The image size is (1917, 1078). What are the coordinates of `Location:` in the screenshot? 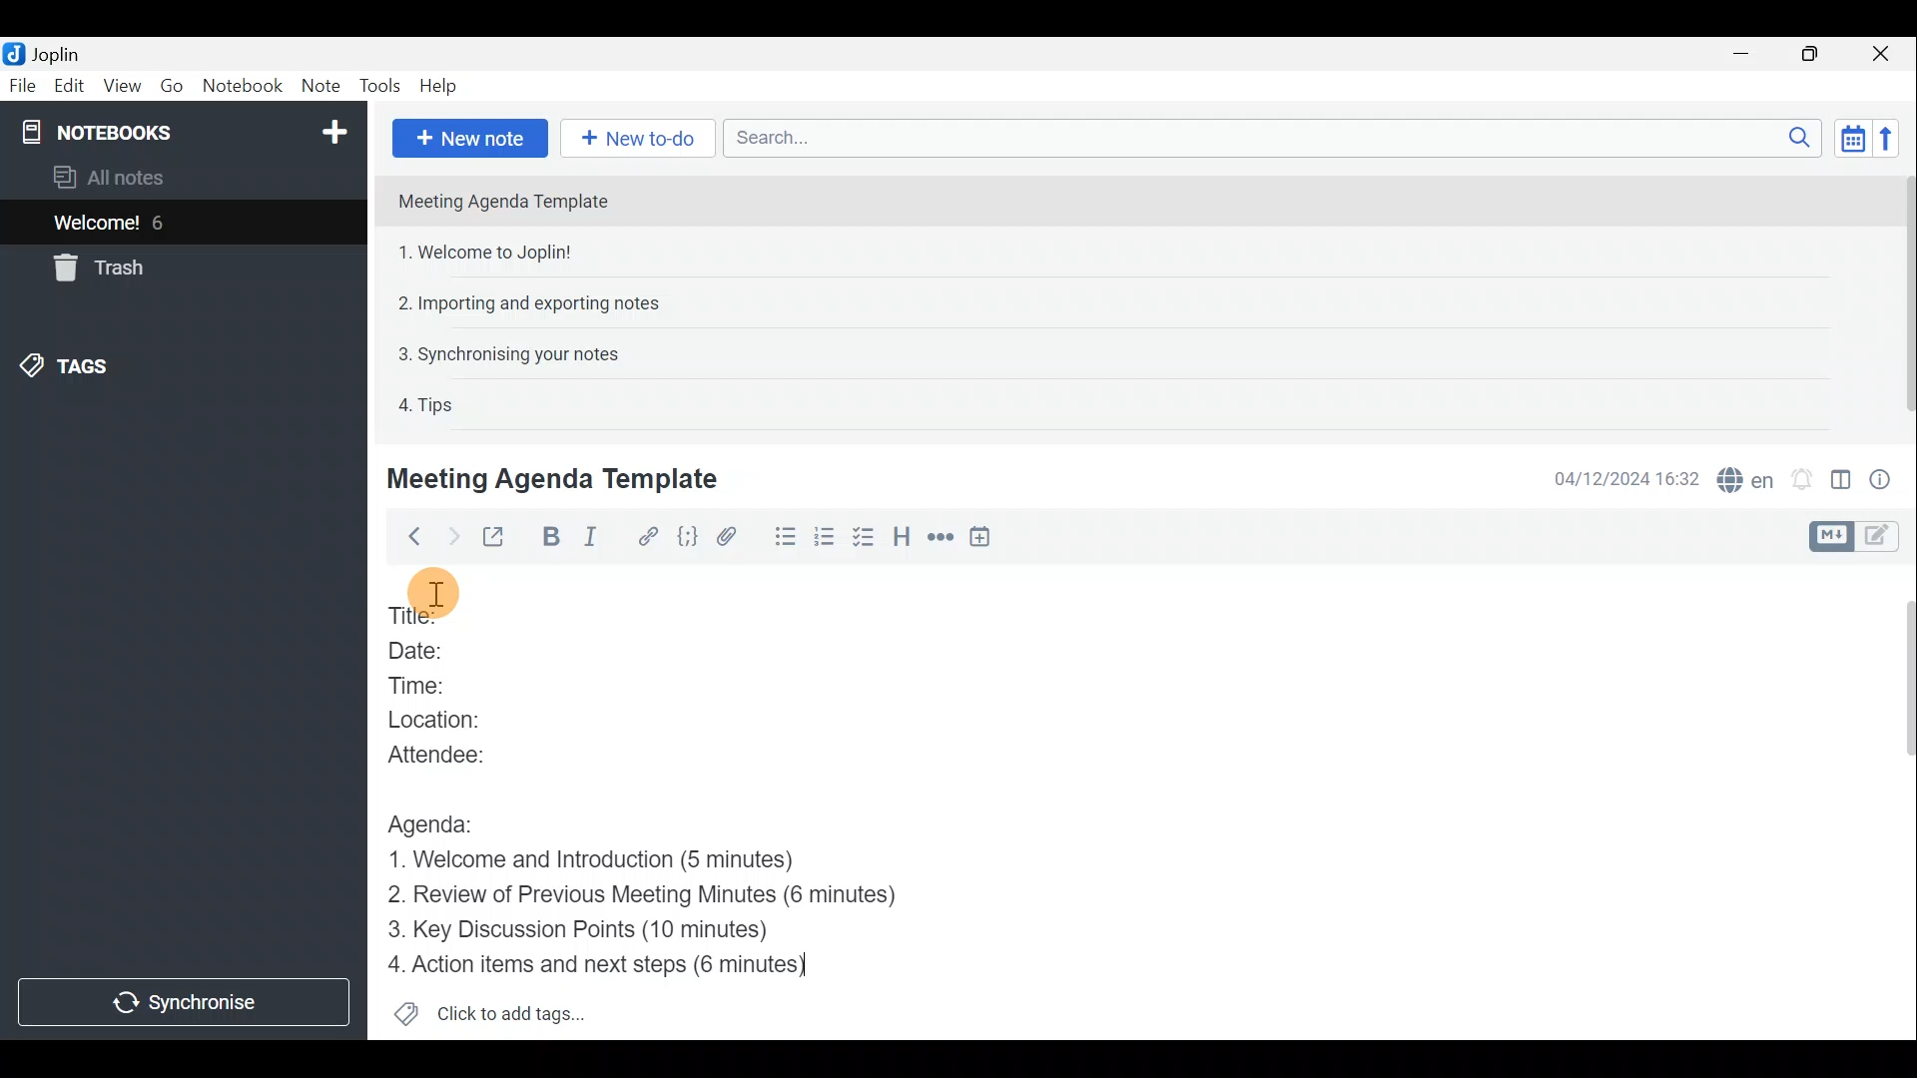 It's located at (460, 719).